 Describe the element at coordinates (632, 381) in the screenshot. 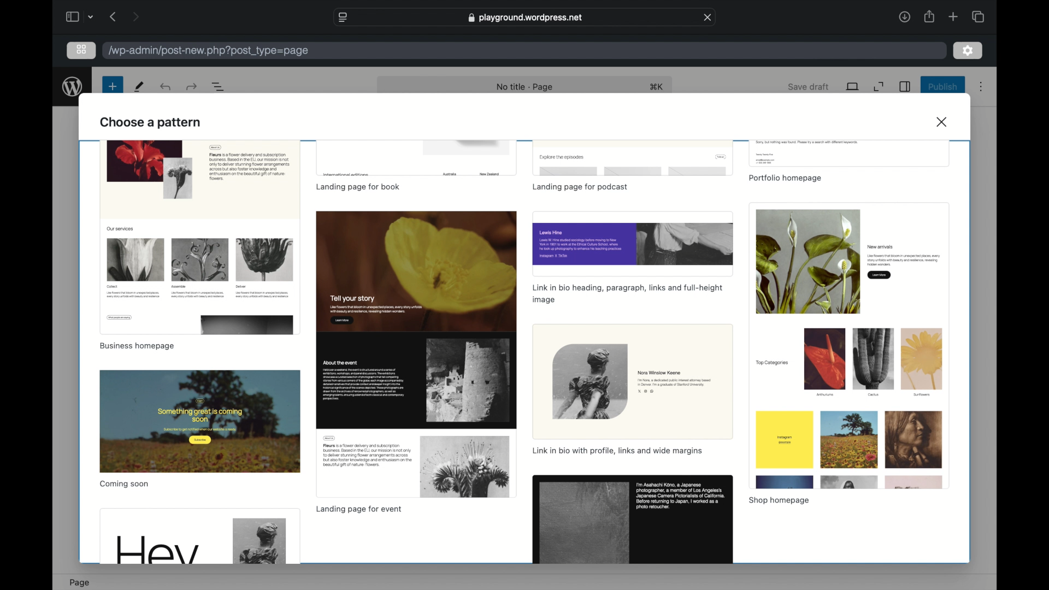

I see `preview` at that location.